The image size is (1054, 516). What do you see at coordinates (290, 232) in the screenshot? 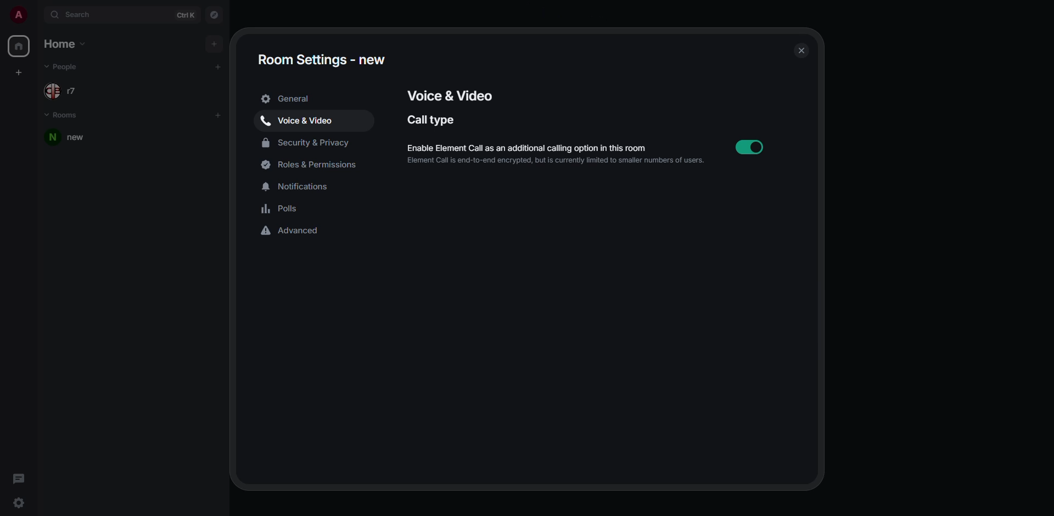
I see `advanced` at bounding box center [290, 232].